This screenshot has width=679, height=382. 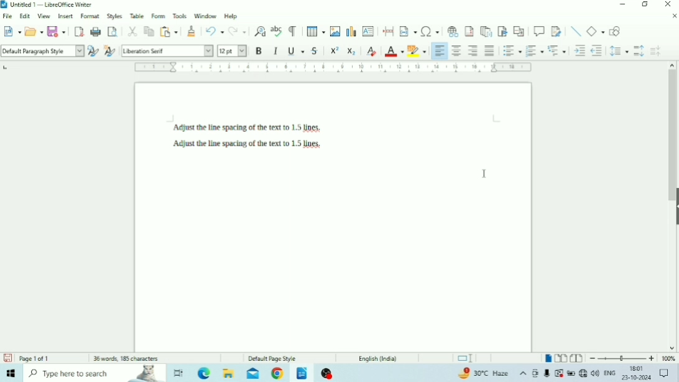 I want to click on Notifications, so click(x=663, y=372).